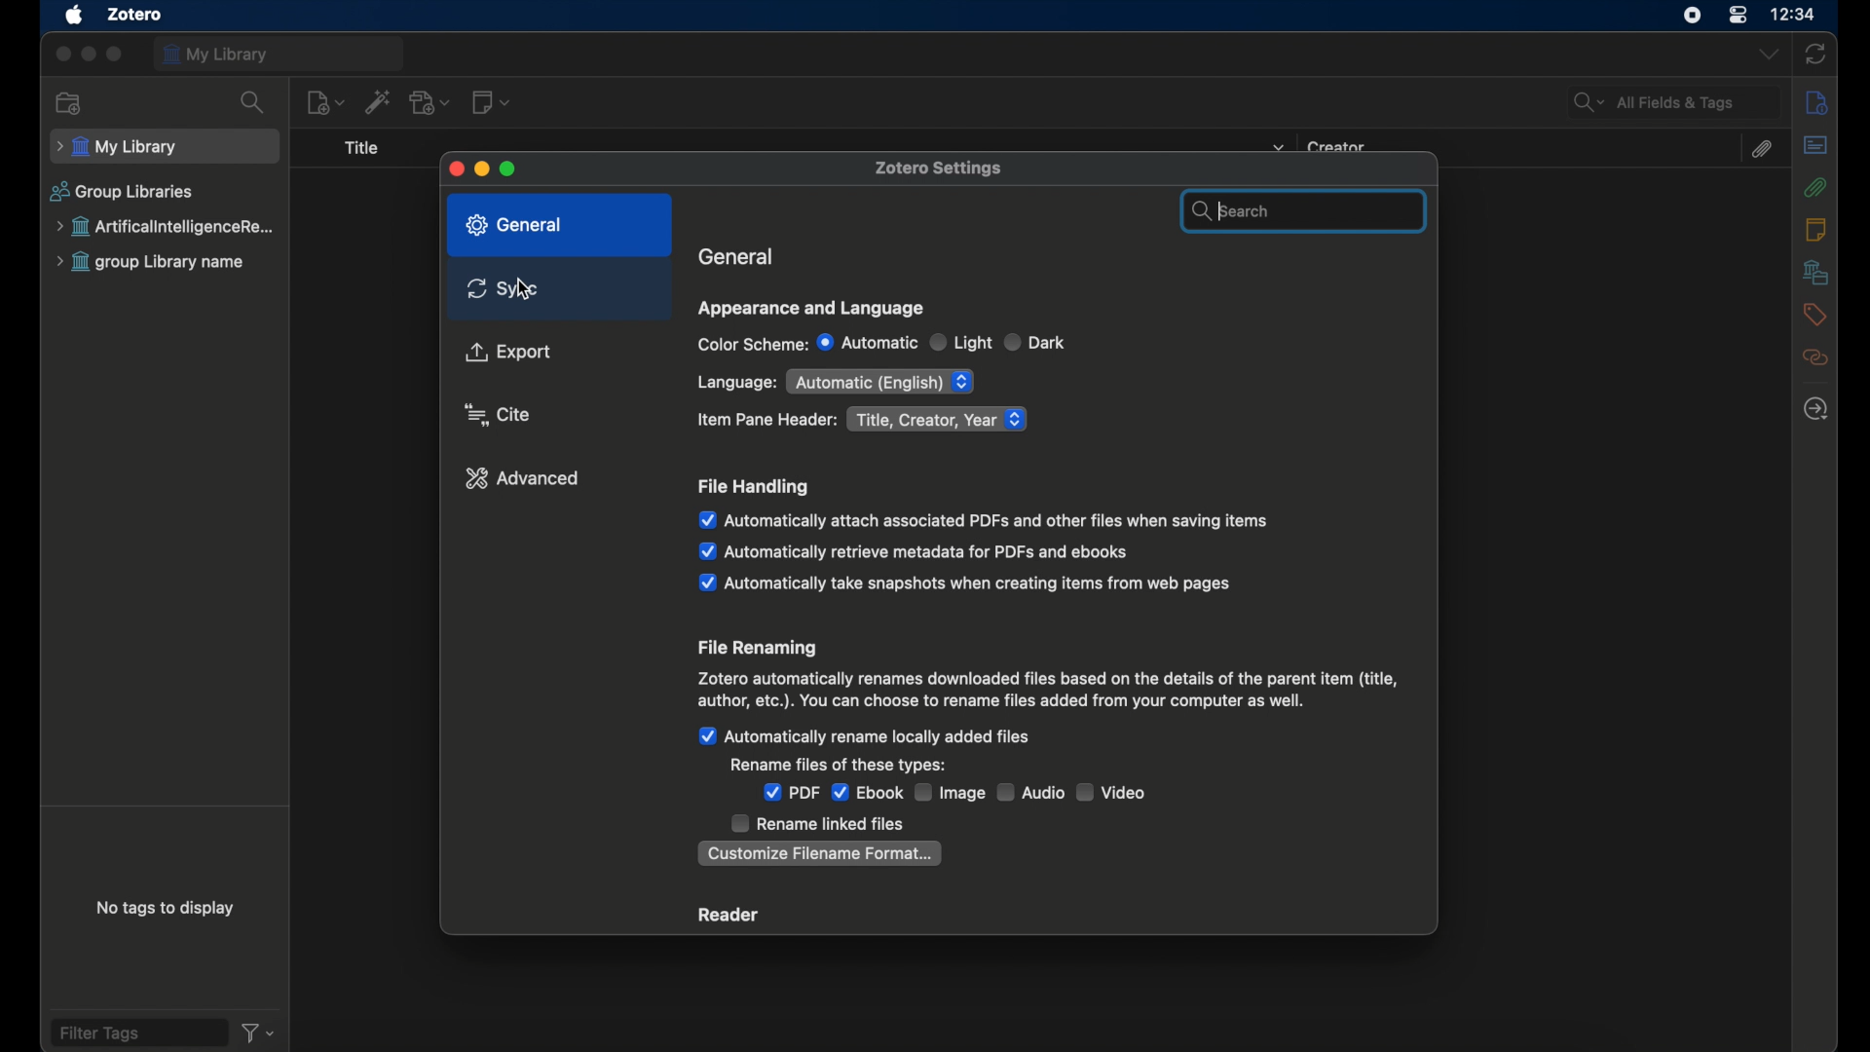 The height and width of the screenshot is (1052, 1870). What do you see at coordinates (1794, 14) in the screenshot?
I see `time` at bounding box center [1794, 14].